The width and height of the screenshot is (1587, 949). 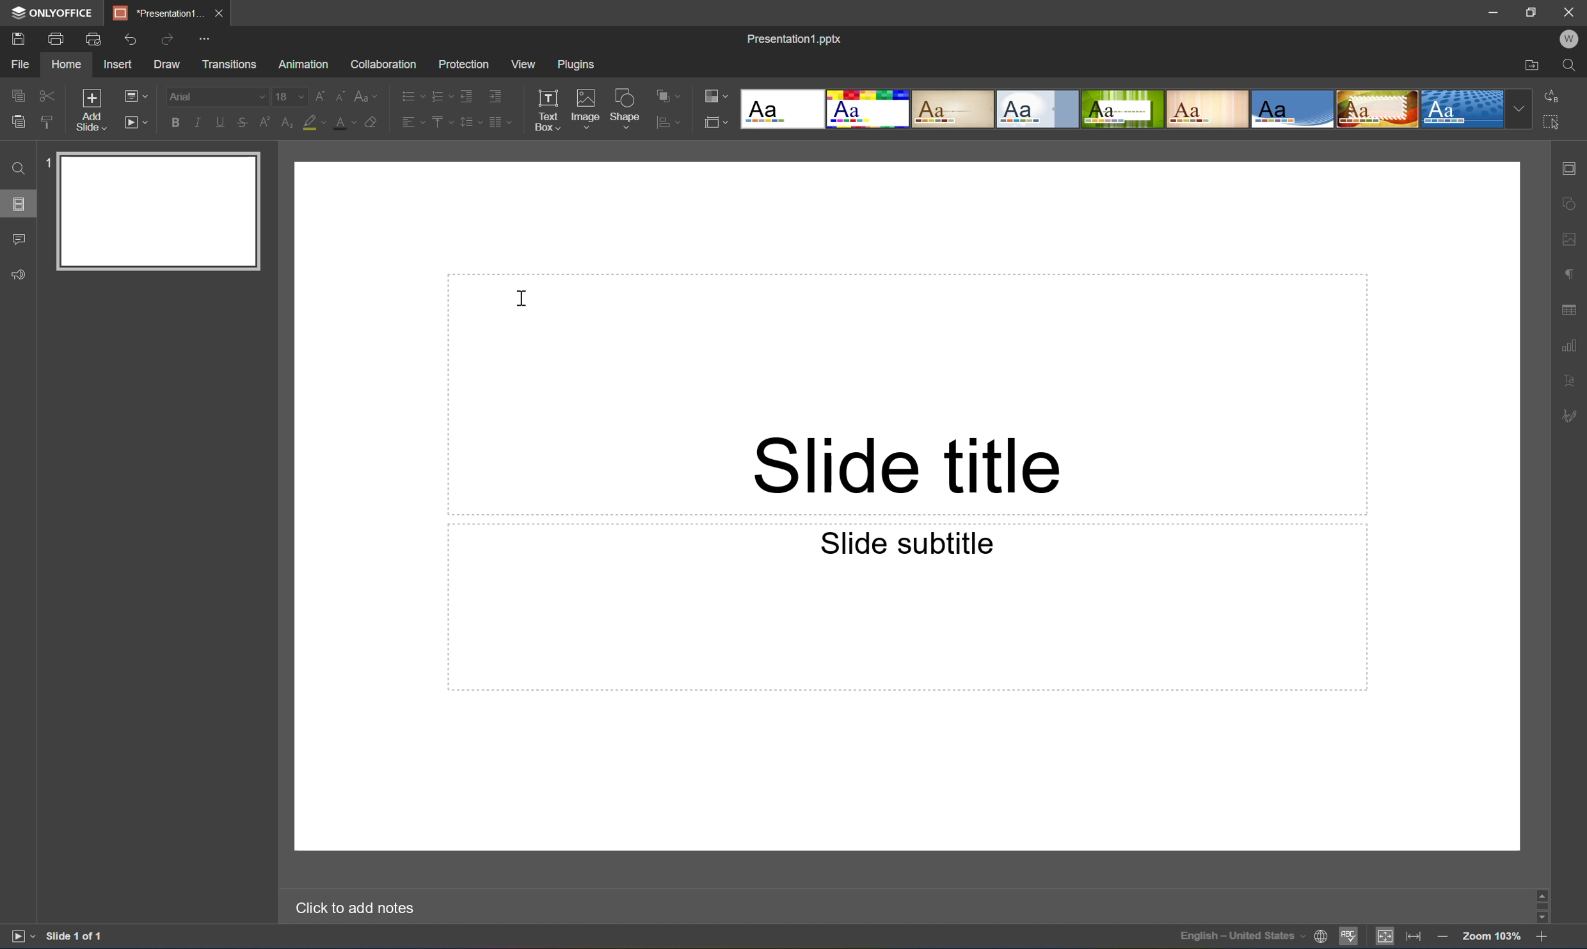 I want to click on Slides, so click(x=16, y=205).